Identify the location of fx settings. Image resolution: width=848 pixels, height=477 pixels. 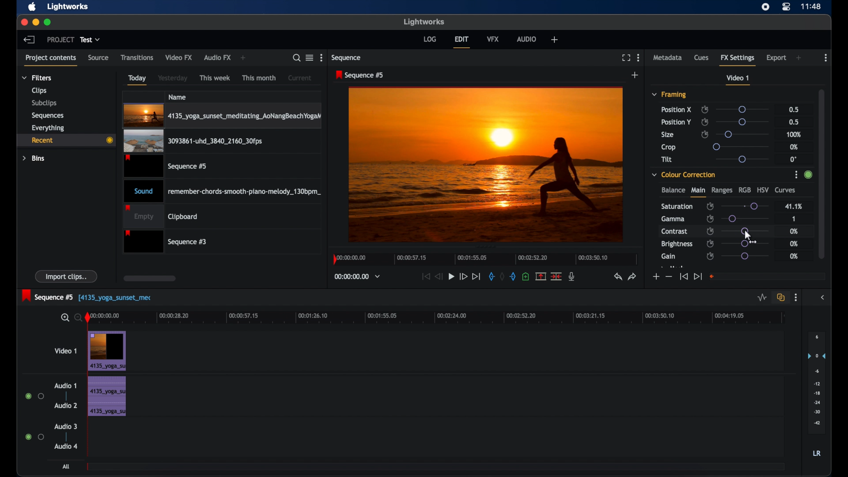
(738, 60).